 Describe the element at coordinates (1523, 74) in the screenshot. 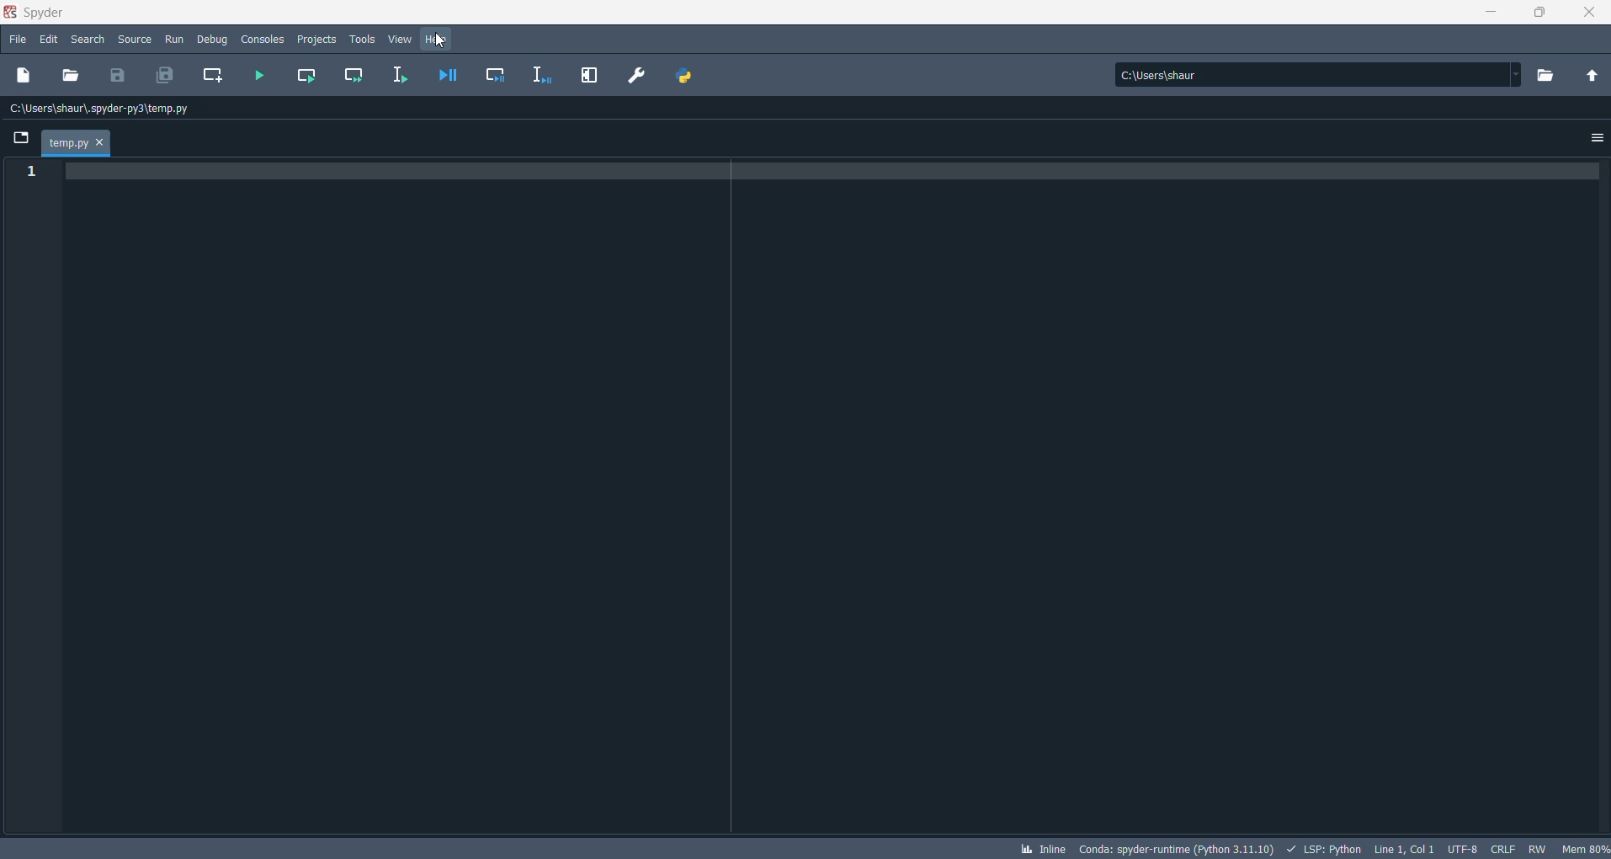

I see `path dropdown` at that location.